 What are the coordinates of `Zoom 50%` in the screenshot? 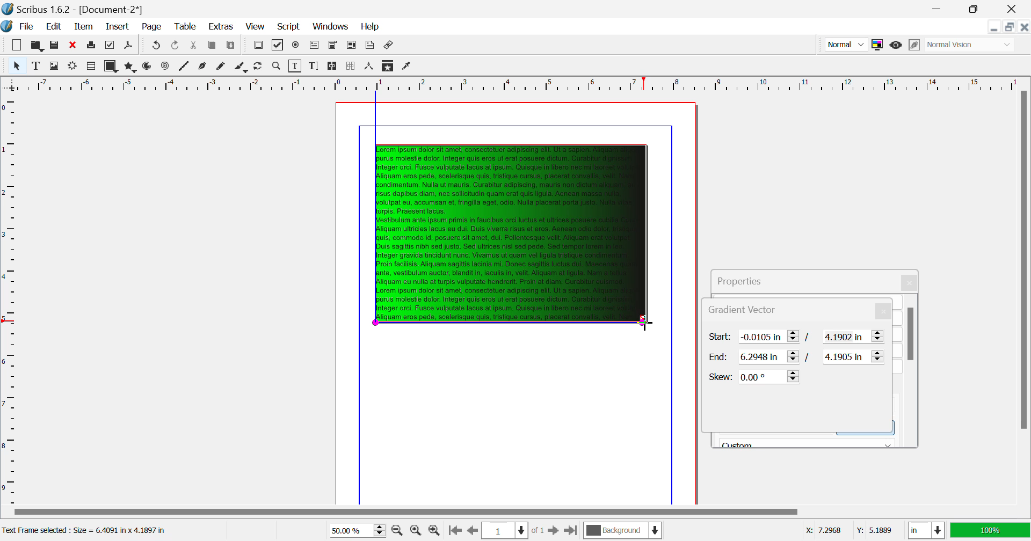 It's located at (353, 530).